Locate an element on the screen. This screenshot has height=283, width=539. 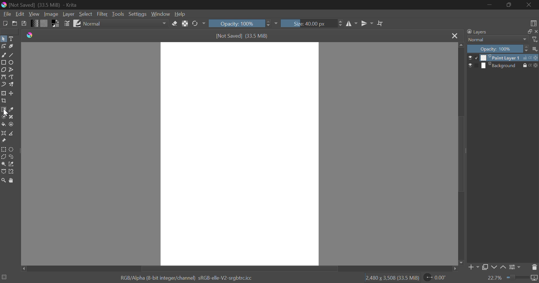
Crop is located at coordinates (380, 24).